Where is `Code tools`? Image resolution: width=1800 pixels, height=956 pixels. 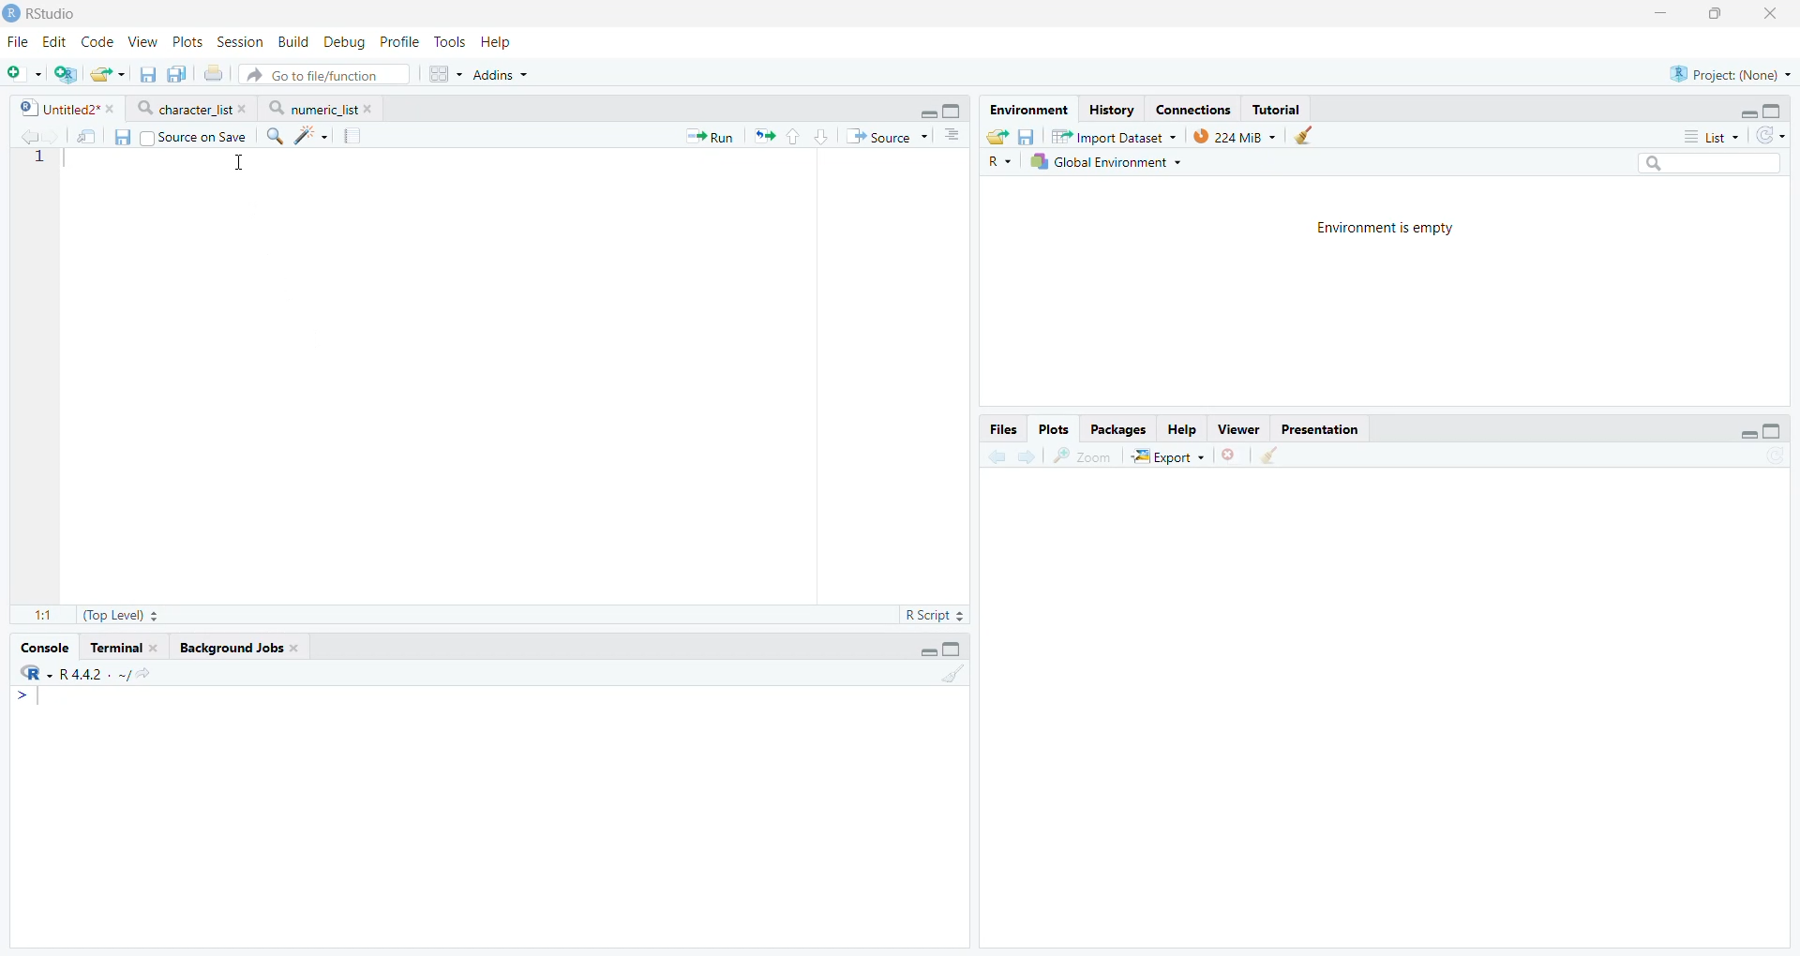 Code tools is located at coordinates (311, 136).